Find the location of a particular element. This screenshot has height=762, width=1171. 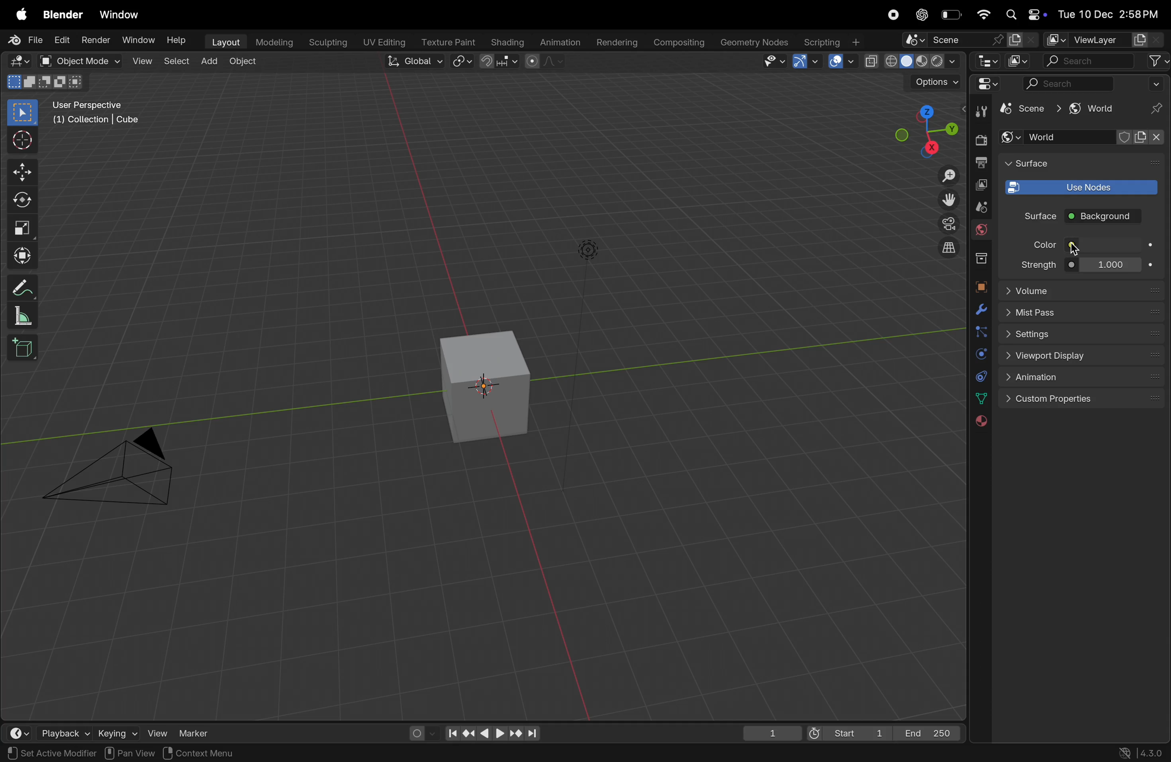

Chatgpt is located at coordinates (921, 14).